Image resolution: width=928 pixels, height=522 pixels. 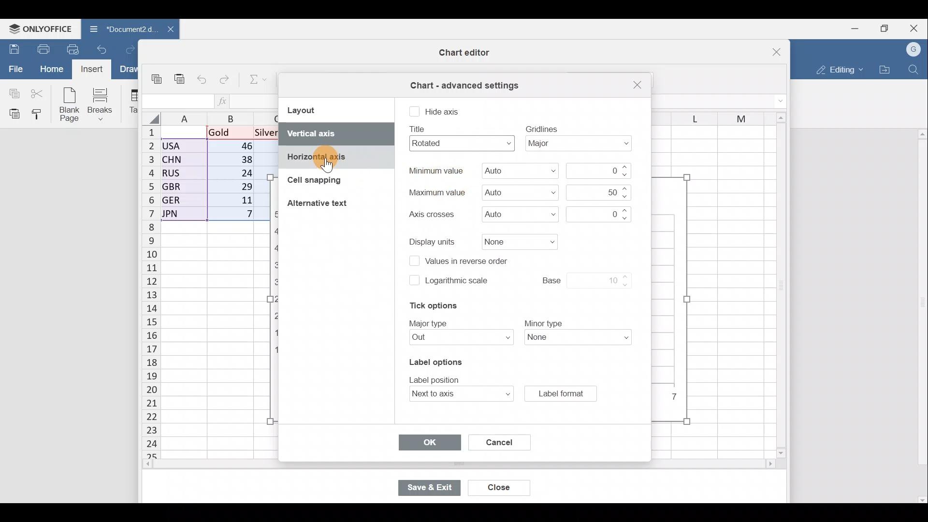 I want to click on Scroll bar, so click(x=438, y=465).